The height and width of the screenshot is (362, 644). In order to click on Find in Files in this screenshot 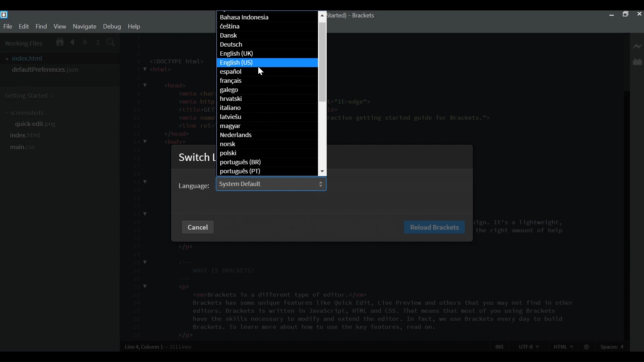, I will do `click(111, 43)`.